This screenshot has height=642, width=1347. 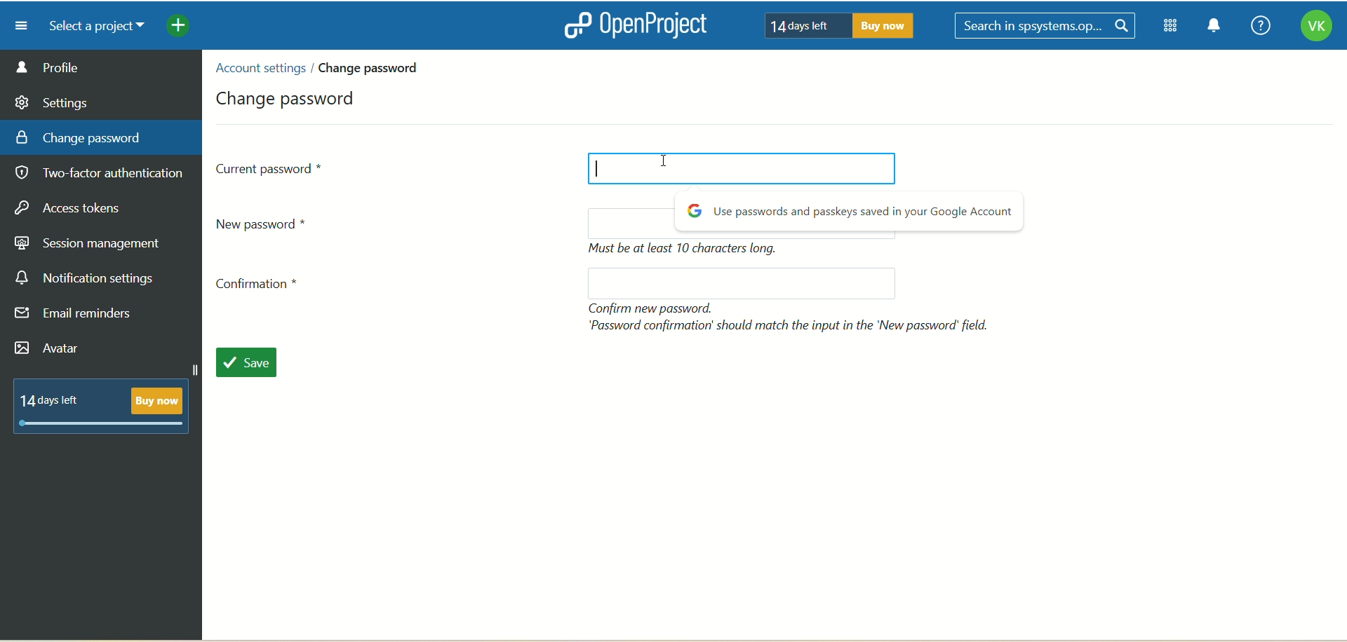 I want to click on change password, so click(x=374, y=67).